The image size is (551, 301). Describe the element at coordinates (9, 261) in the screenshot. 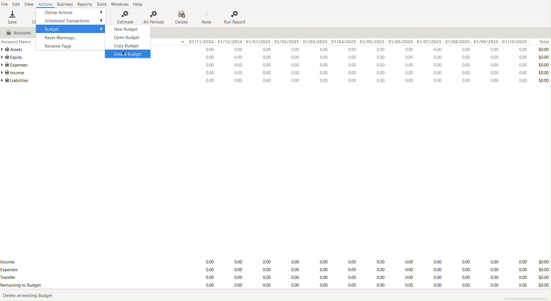

I see `Income` at that location.